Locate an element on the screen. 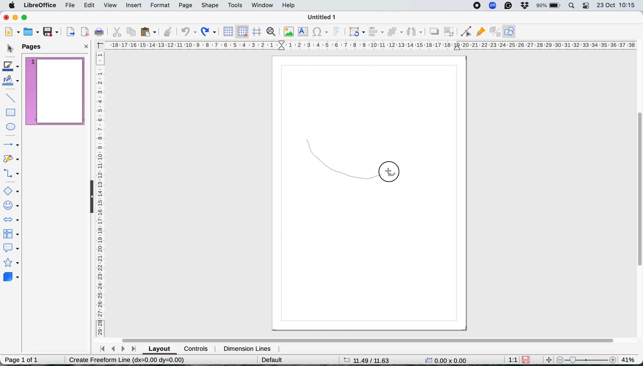 The height and width of the screenshot is (366, 643). dropbox is located at coordinates (526, 6).